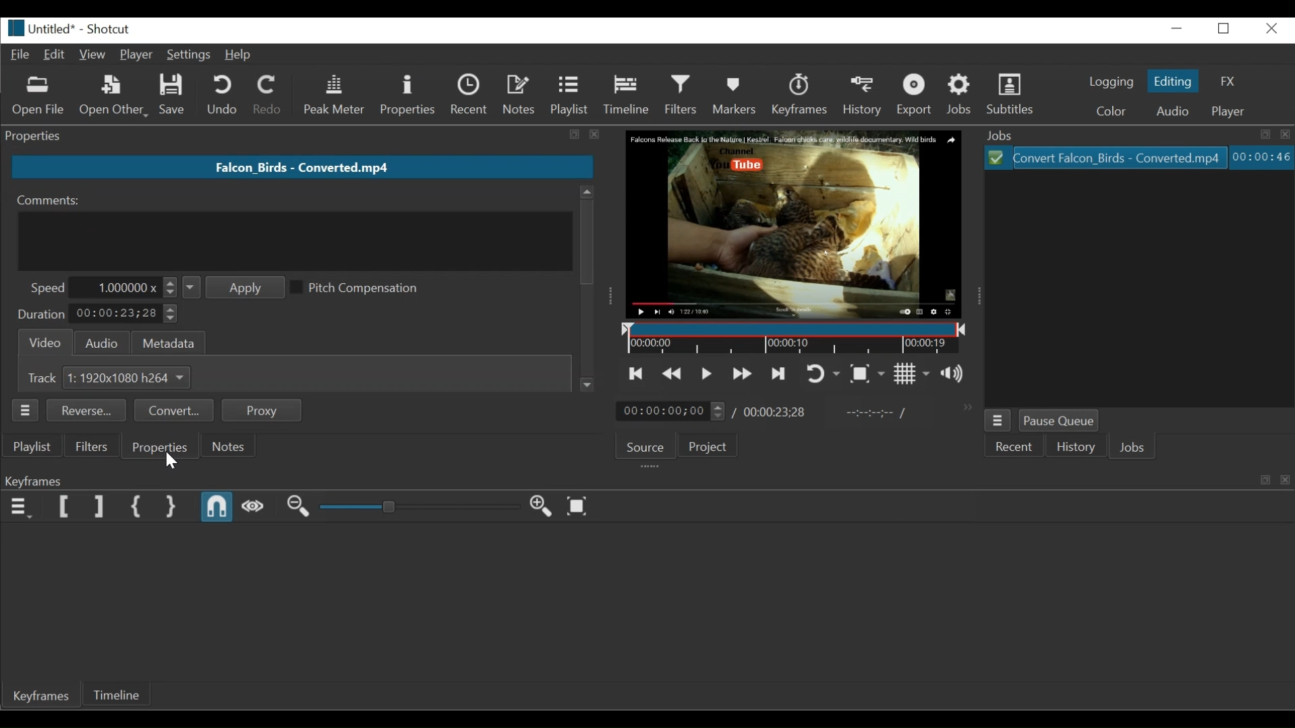 Image resolution: width=1295 pixels, height=728 pixels. Describe the element at coordinates (410, 95) in the screenshot. I see `Properties` at that location.